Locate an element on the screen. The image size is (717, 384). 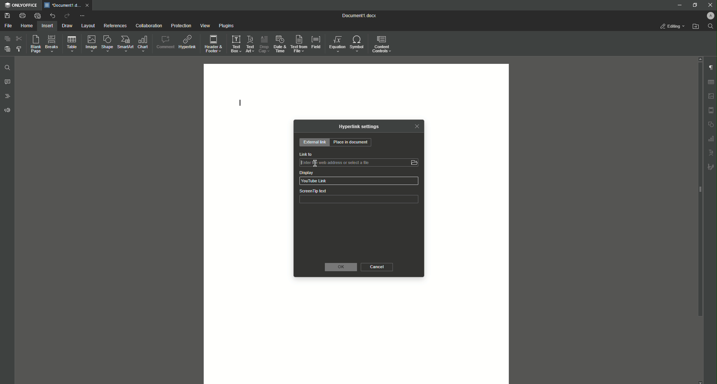
Paragraph Settings is located at coordinates (711, 68).